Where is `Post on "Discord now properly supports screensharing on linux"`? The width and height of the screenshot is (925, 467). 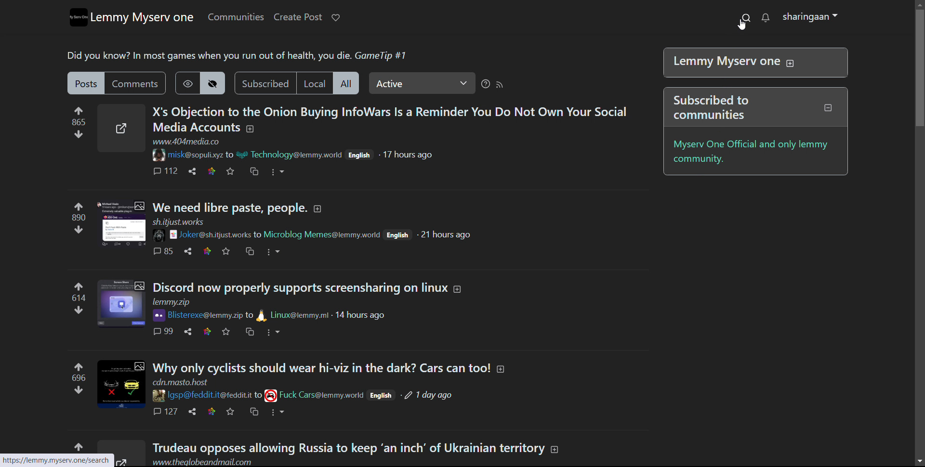 Post on "Discord now properly supports screensharing on linux" is located at coordinates (310, 293).